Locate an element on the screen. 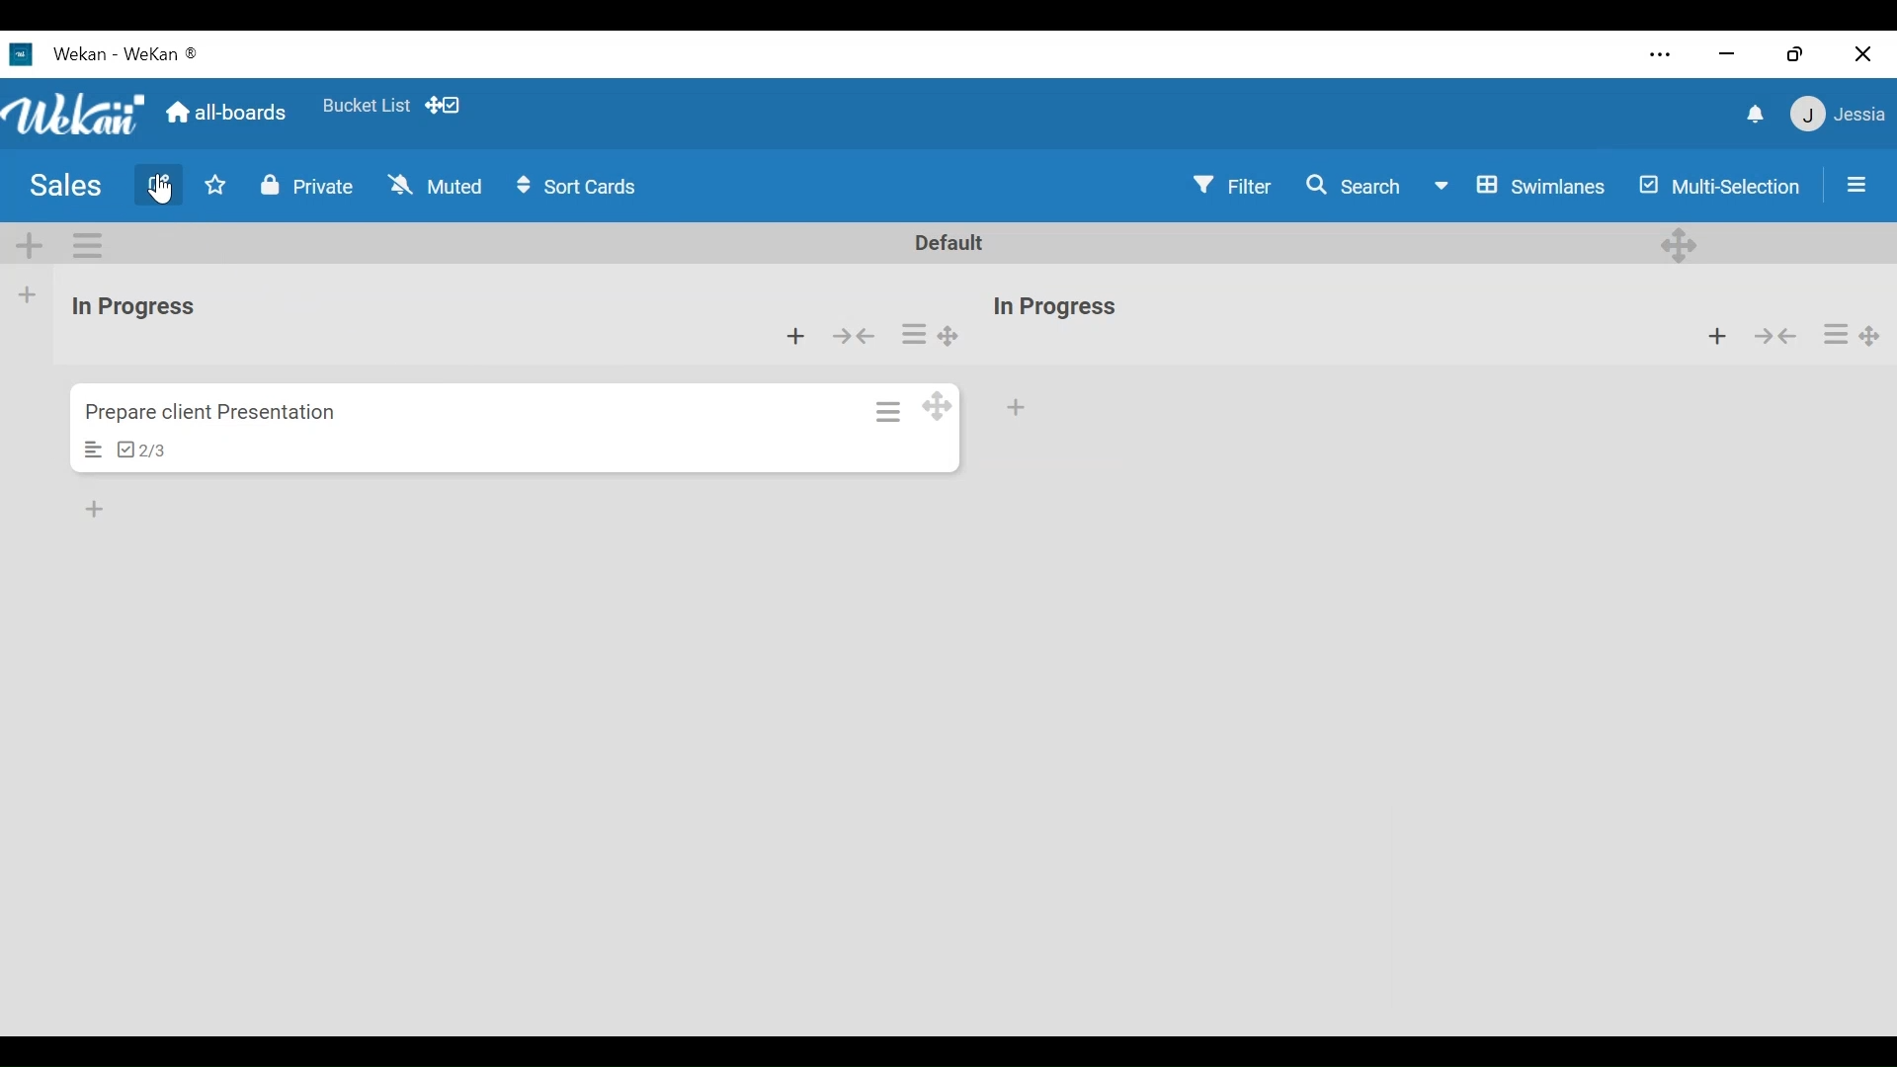 The width and height of the screenshot is (1897, 1067). Cursor is located at coordinates (163, 190).